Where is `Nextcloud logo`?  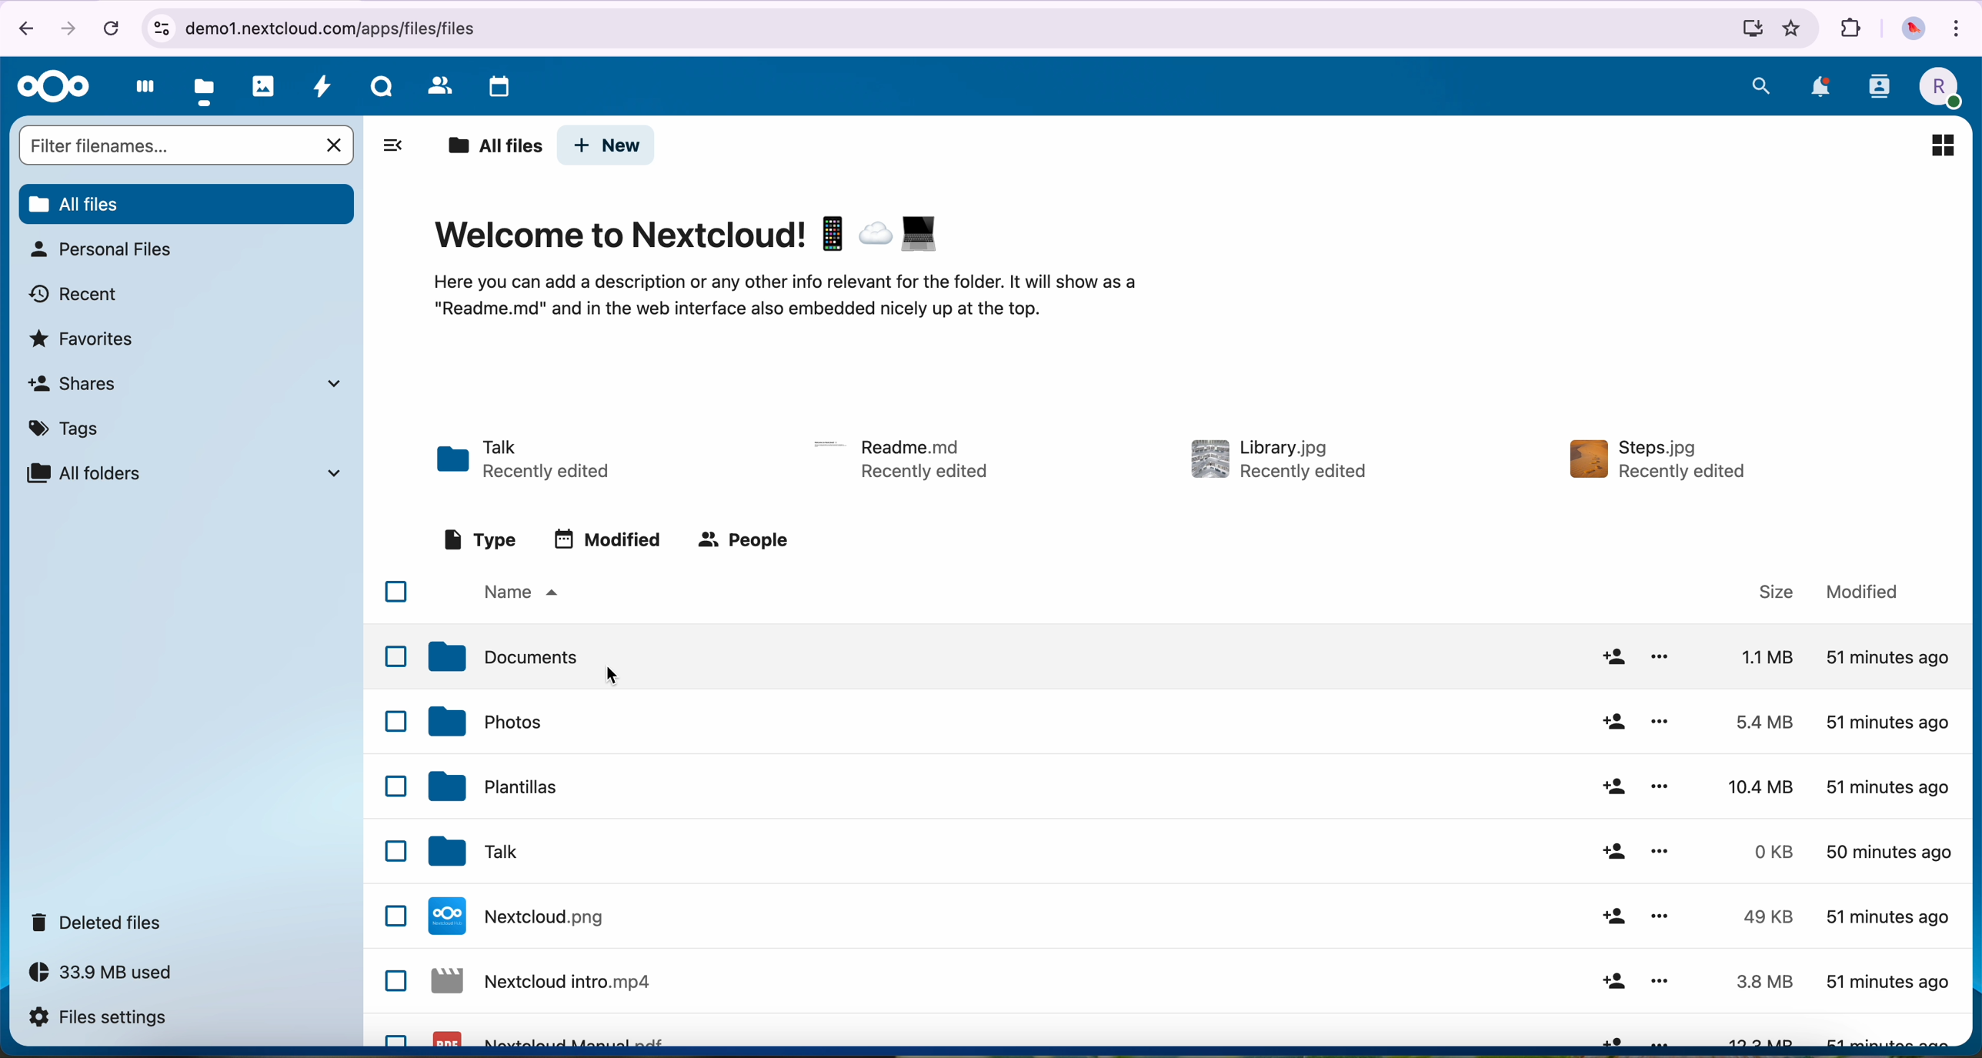
Nextcloud logo is located at coordinates (48, 86).